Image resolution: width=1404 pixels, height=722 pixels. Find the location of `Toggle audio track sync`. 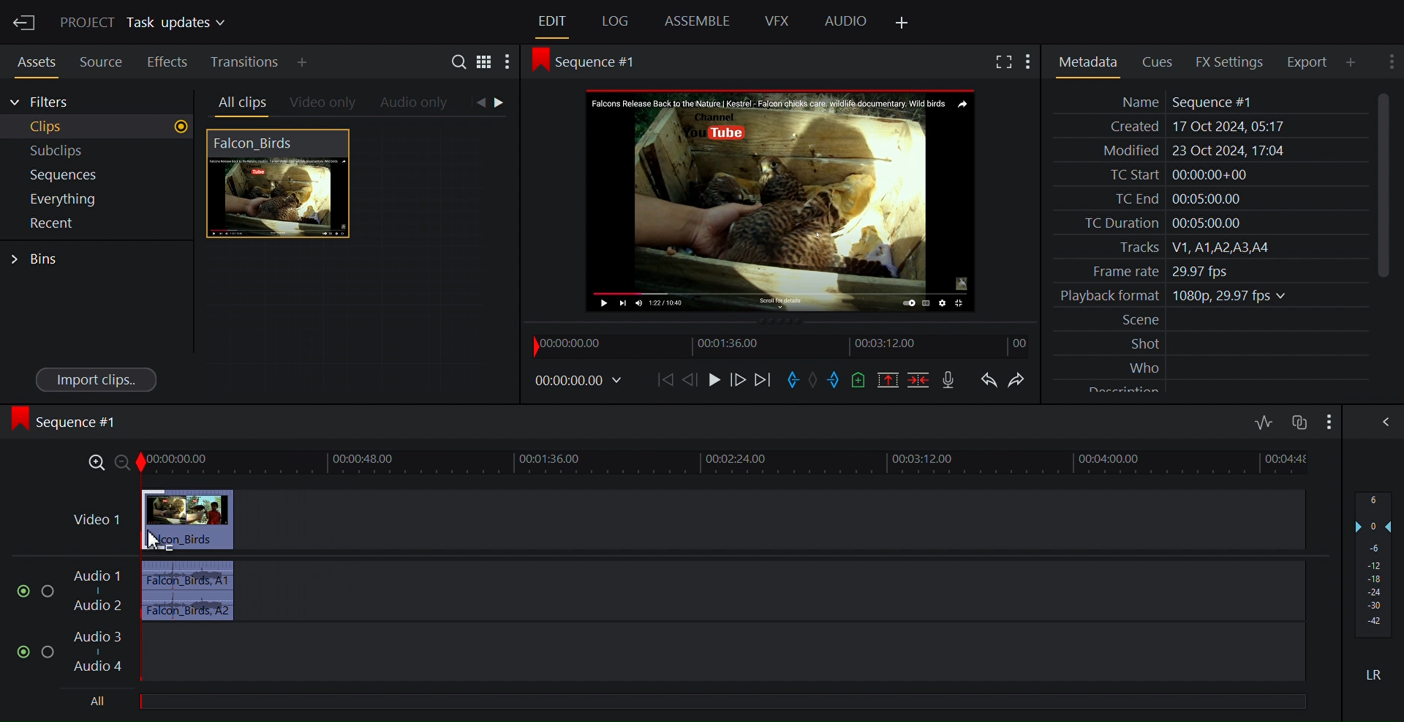

Toggle audio track sync is located at coordinates (1298, 422).